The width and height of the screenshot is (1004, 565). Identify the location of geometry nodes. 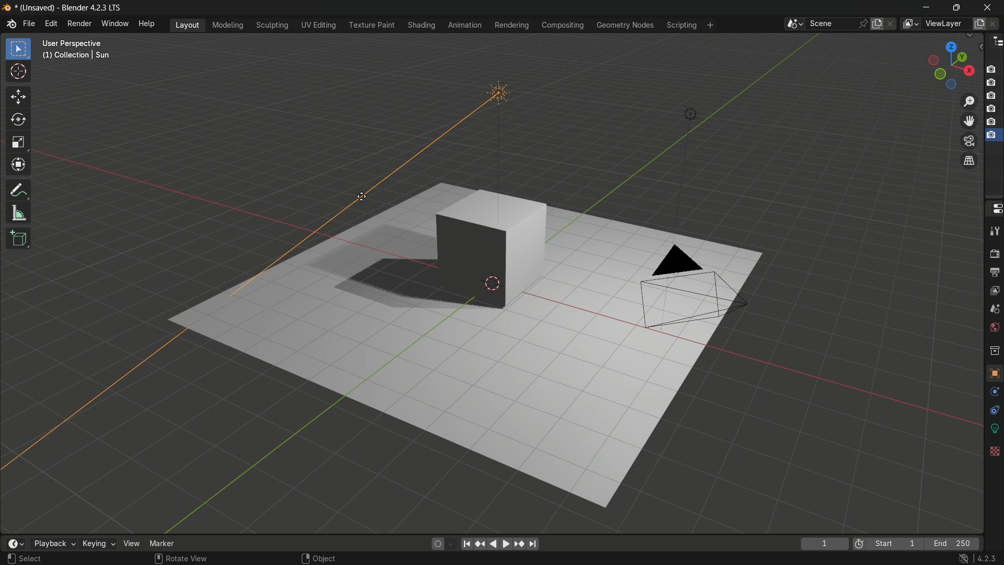
(627, 25).